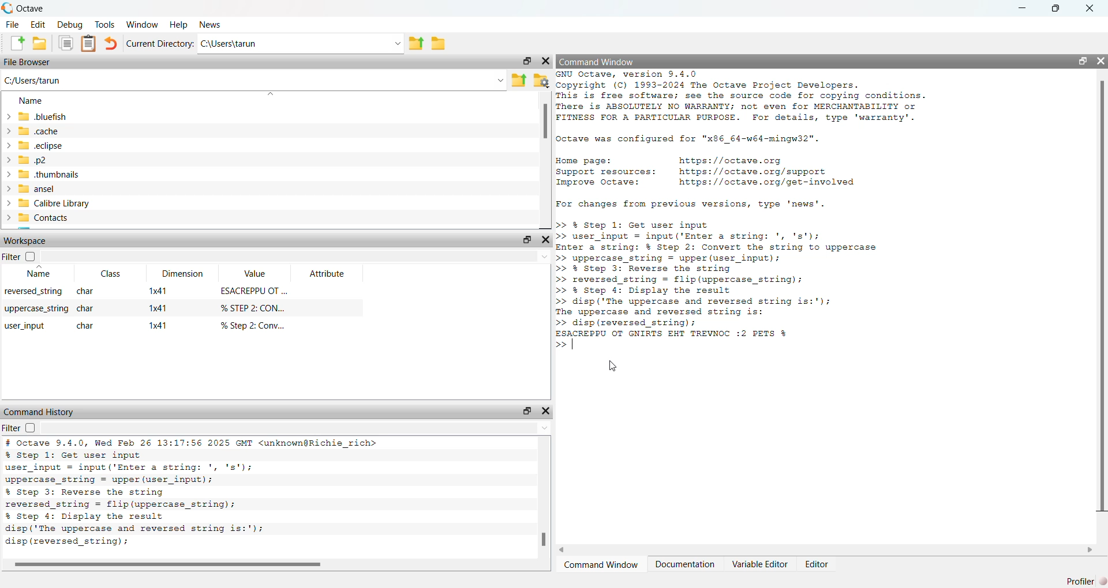  What do you see at coordinates (133, 524) in the screenshot?
I see `code to display the result` at bounding box center [133, 524].